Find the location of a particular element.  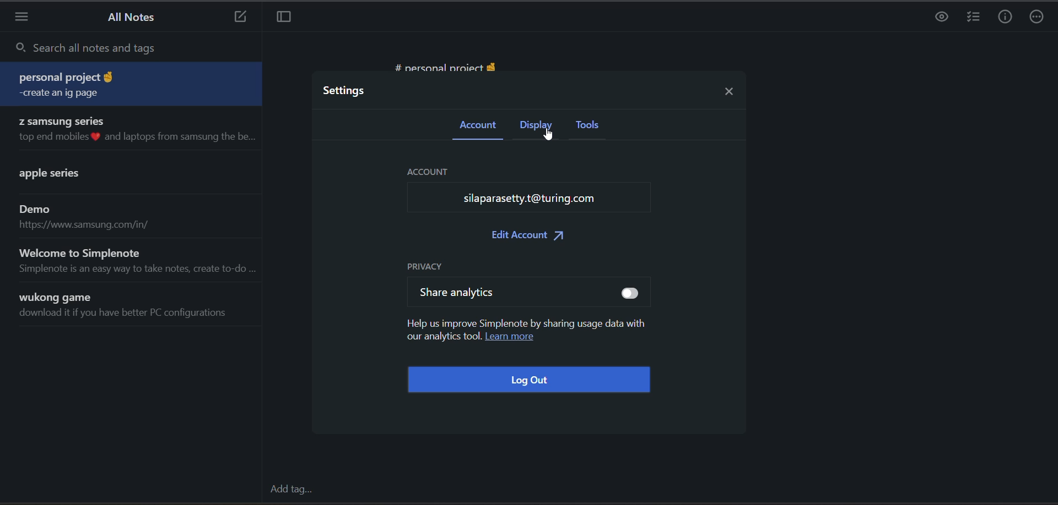

share analytics is located at coordinates (535, 293).